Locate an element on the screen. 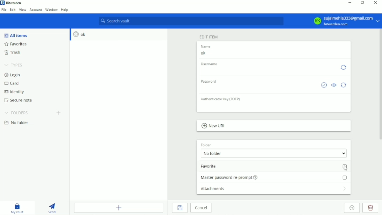  scrollbar is located at coordinates (380, 84).